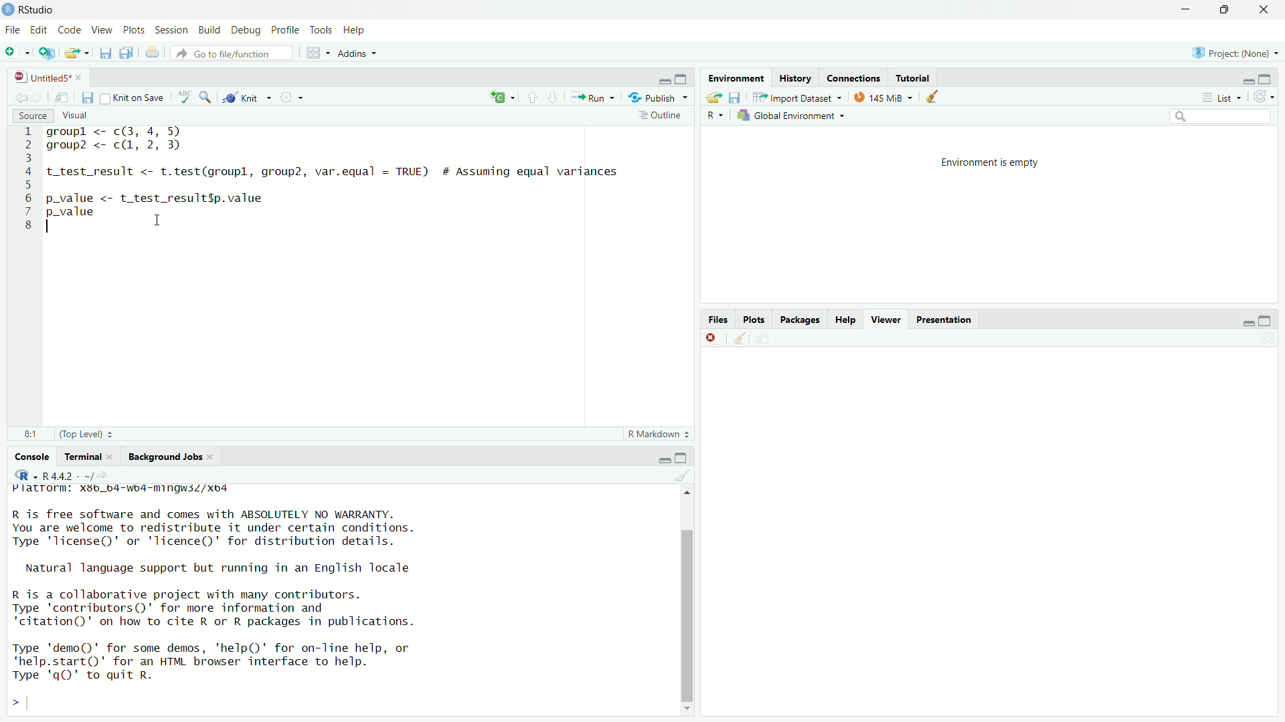 The width and height of the screenshot is (1285, 722). I want to click on cursor, so click(161, 220).